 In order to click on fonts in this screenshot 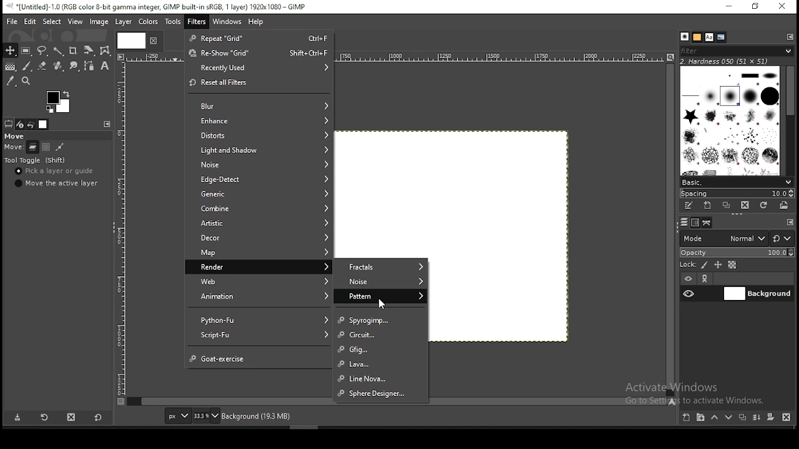, I will do `click(709, 37)`.